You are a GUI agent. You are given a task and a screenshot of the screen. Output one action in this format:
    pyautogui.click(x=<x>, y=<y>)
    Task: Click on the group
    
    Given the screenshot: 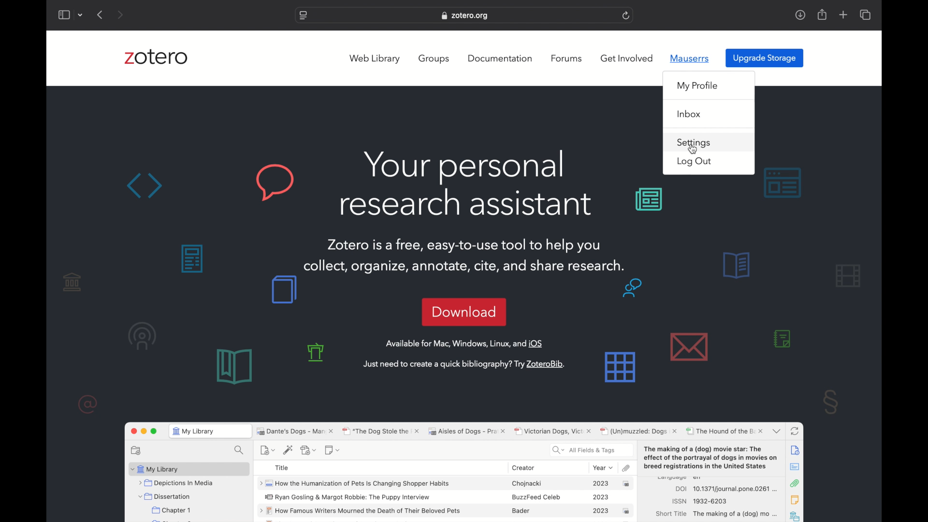 What is the action you would take?
    pyautogui.click(x=435, y=58)
    